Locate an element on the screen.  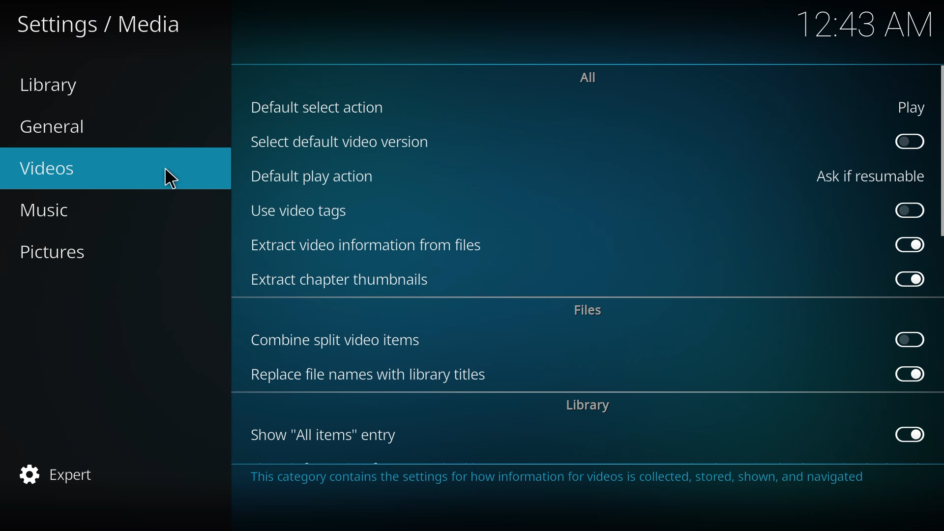
click to enable is located at coordinates (909, 339).